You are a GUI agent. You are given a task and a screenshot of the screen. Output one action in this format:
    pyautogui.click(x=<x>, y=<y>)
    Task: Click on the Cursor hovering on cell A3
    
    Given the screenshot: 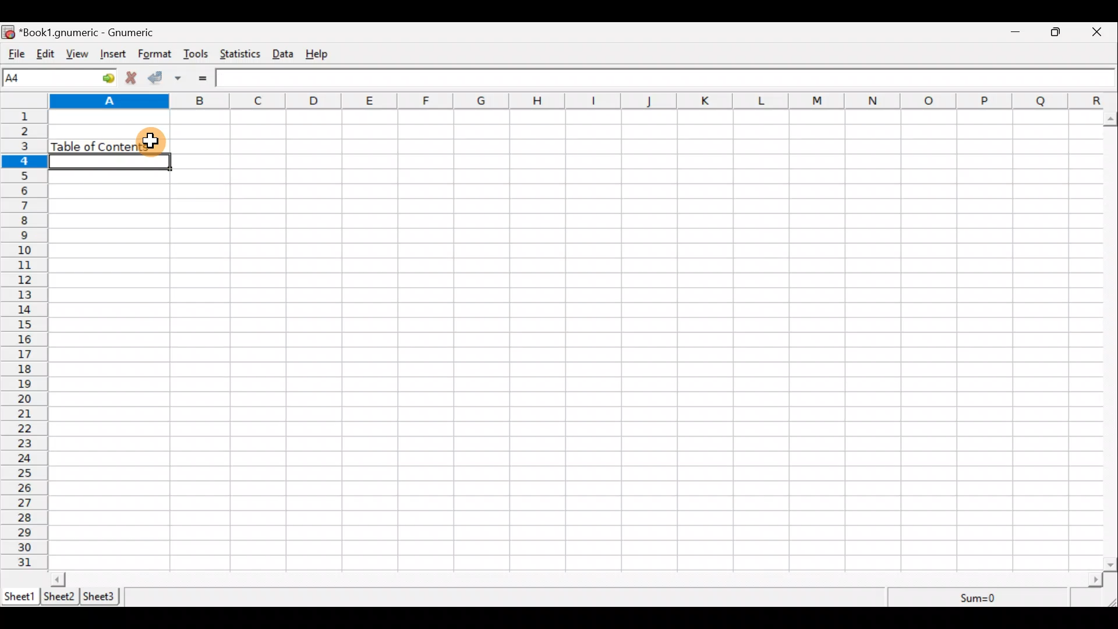 What is the action you would take?
    pyautogui.click(x=153, y=142)
    